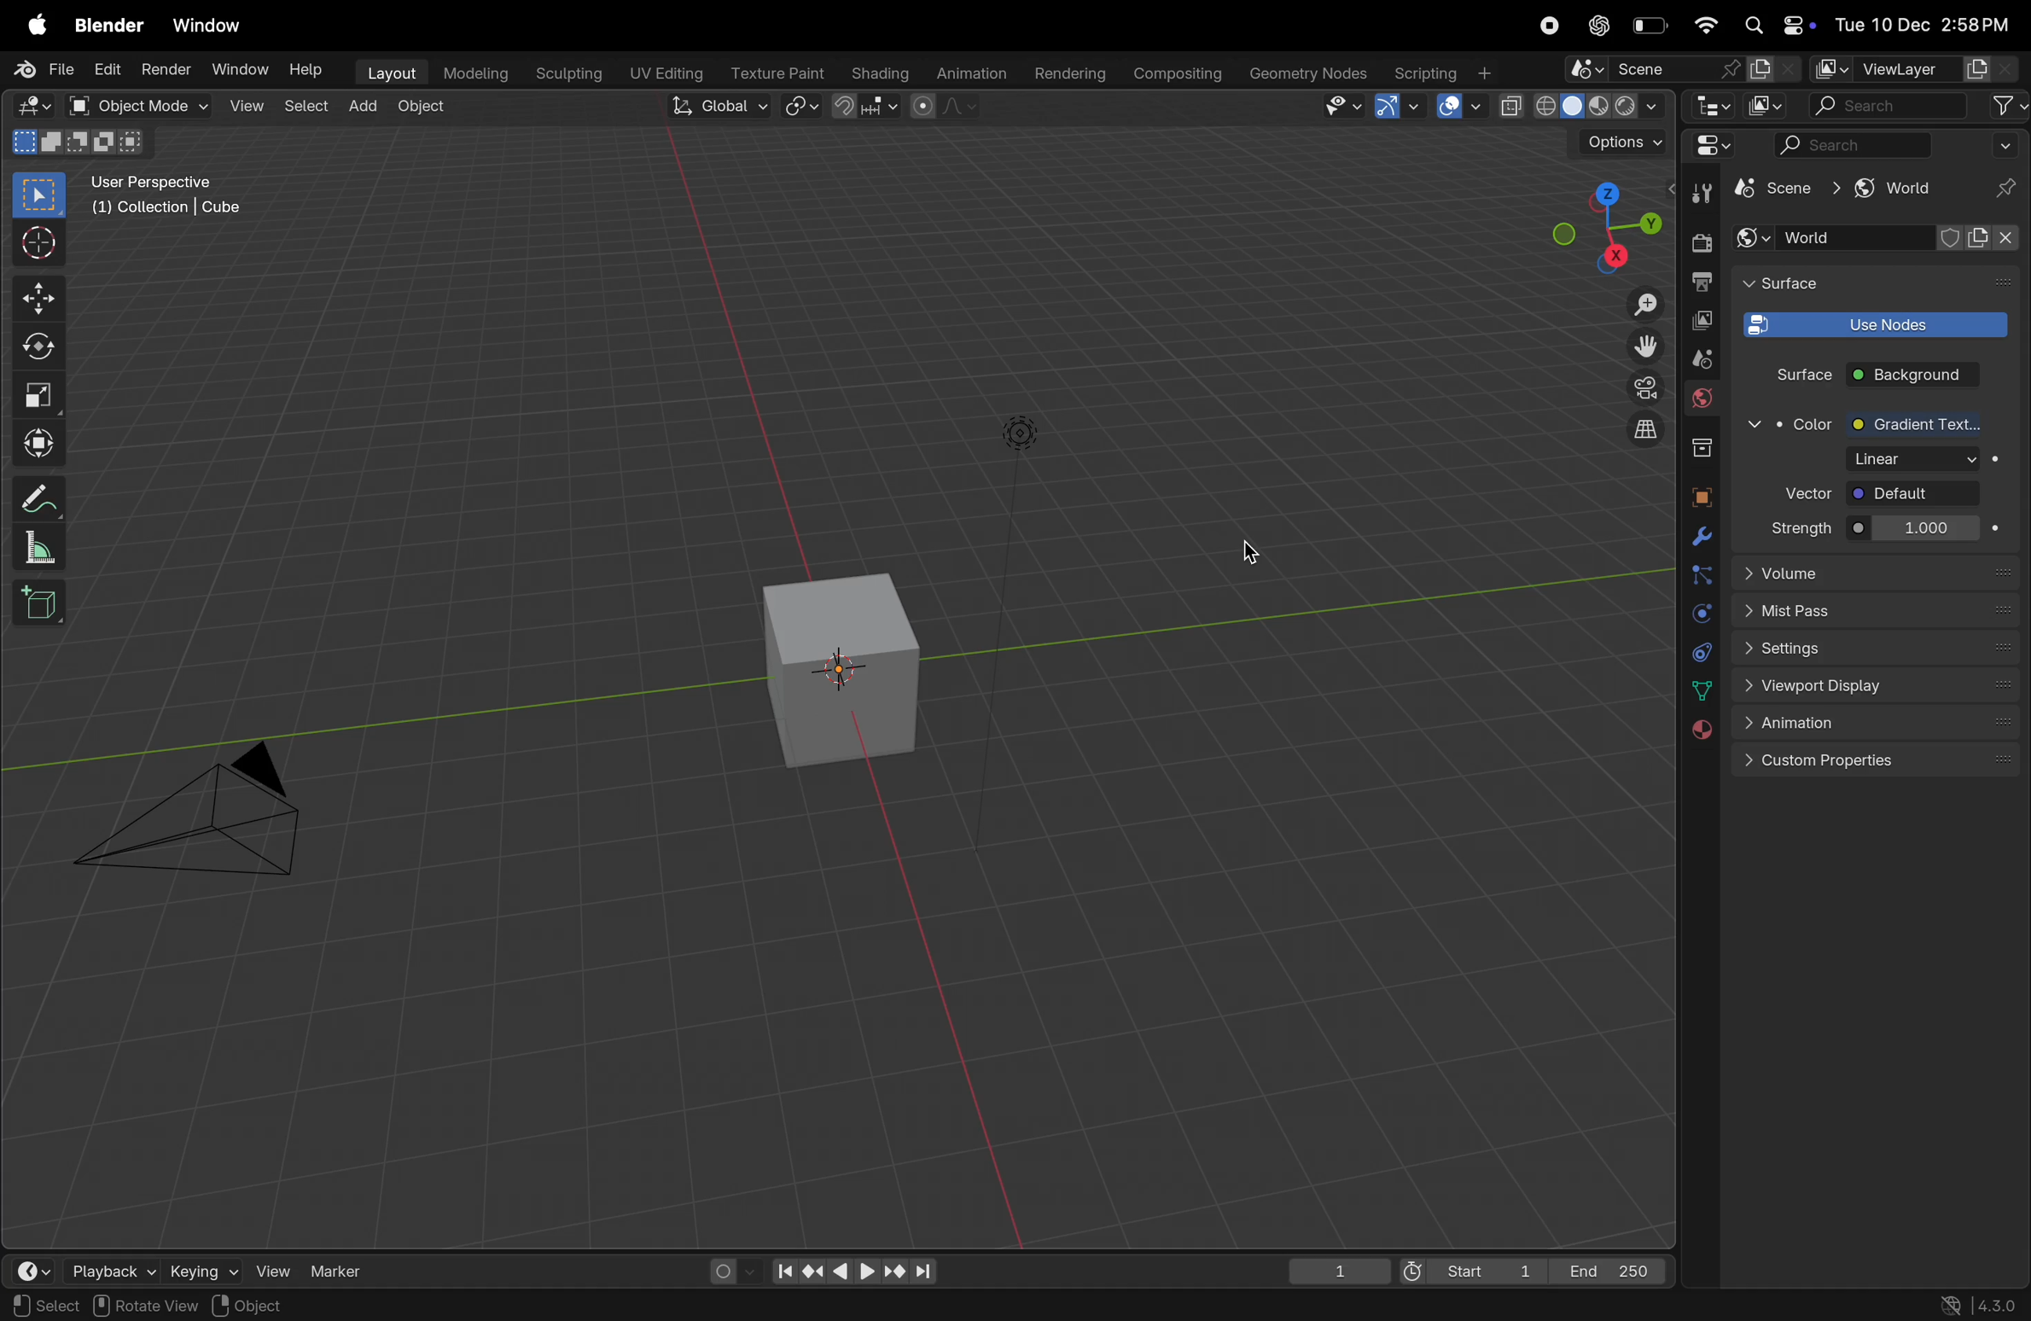  I want to click on Object, so click(424, 106).